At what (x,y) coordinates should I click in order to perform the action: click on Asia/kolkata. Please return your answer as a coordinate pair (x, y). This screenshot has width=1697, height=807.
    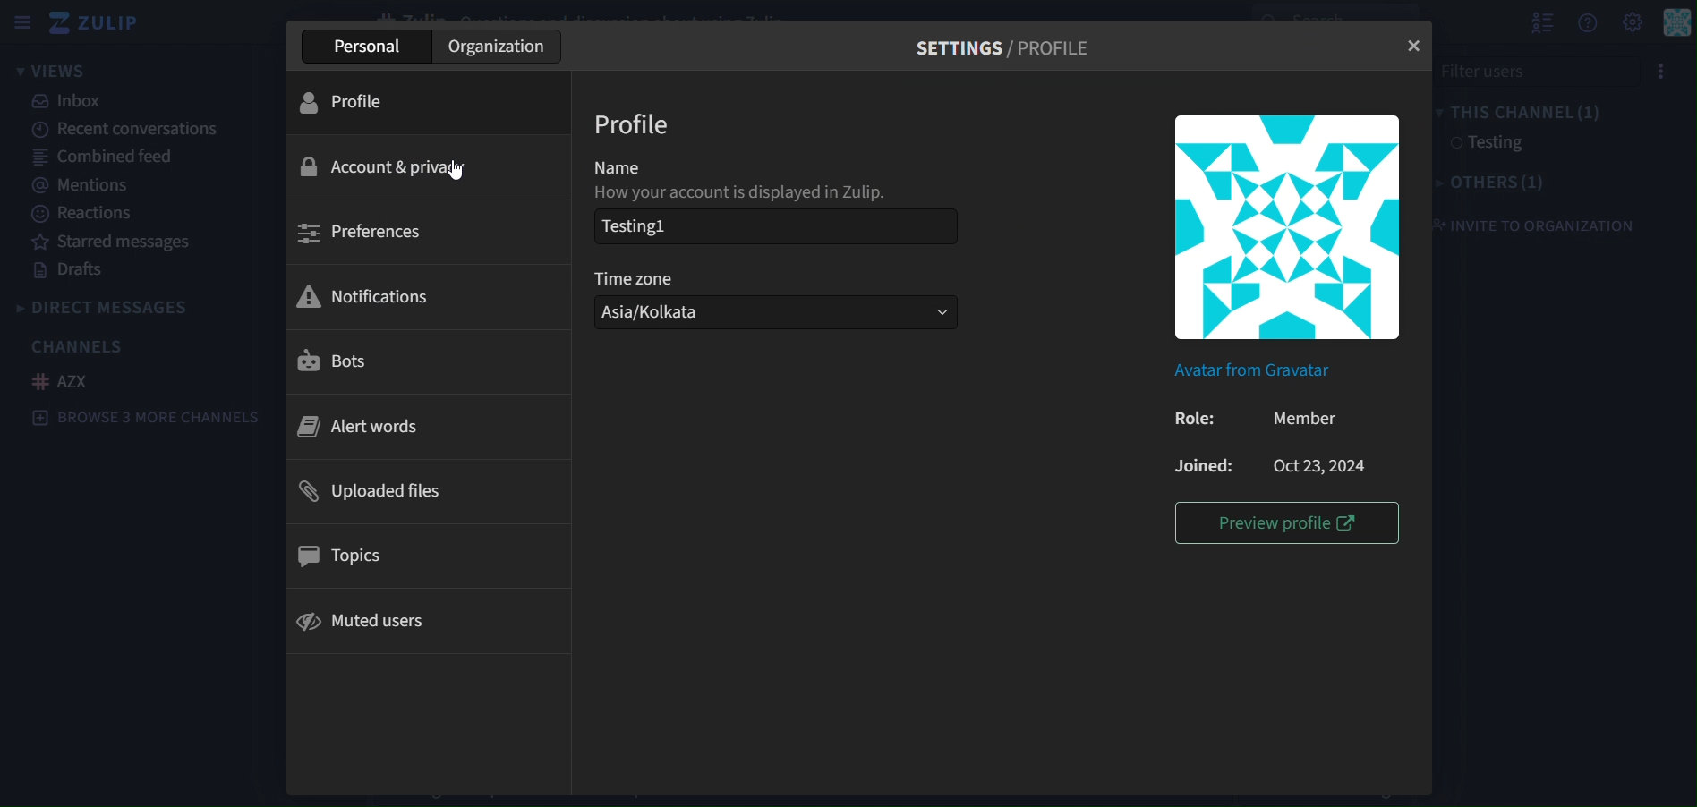
    Looking at the image, I should click on (792, 313).